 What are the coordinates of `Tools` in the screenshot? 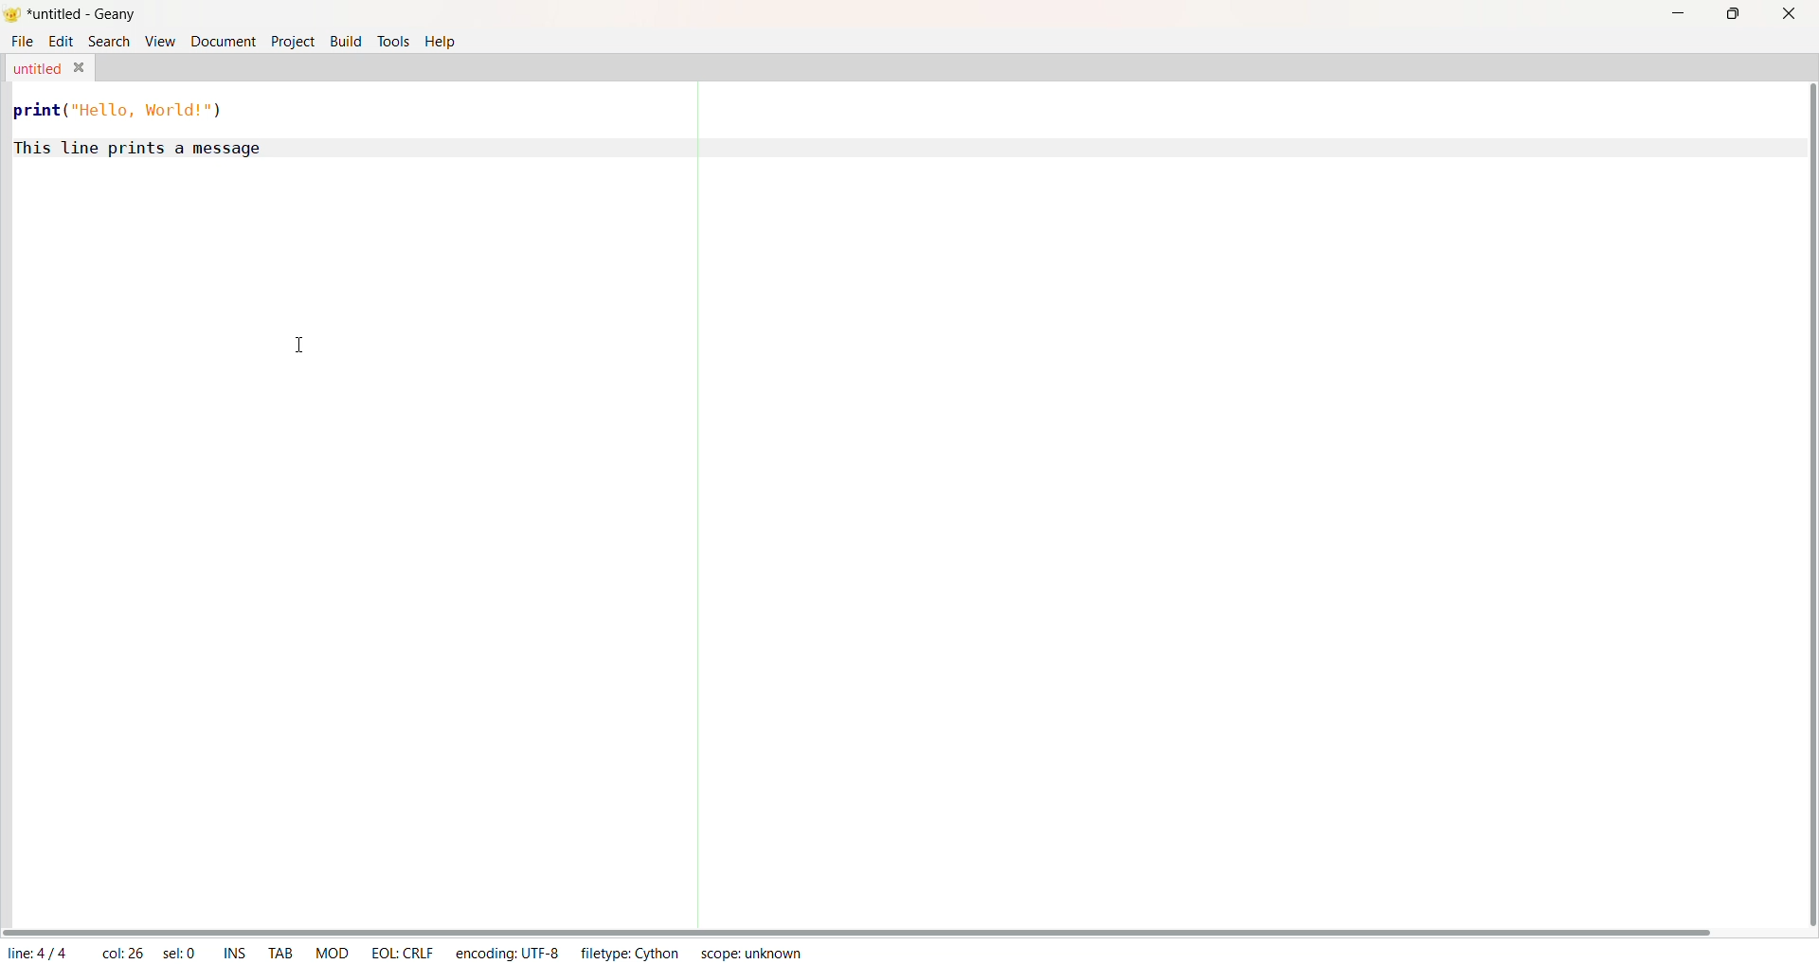 It's located at (391, 42).